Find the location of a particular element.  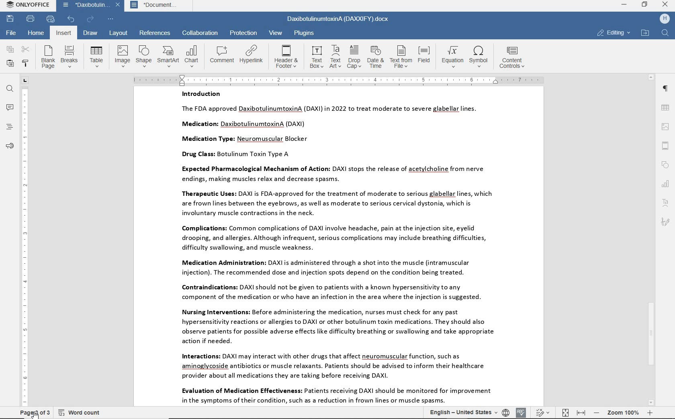

scroll up is located at coordinates (651, 77).